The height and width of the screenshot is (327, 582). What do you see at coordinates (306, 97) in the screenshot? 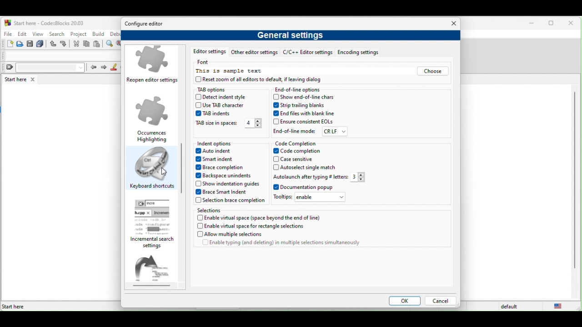
I see `show end of line chars` at bounding box center [306, 97].